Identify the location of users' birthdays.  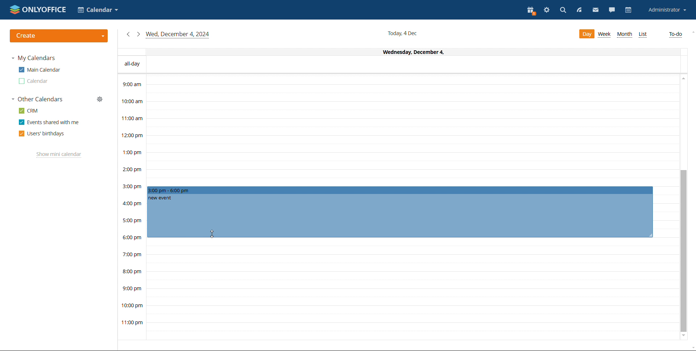
(42, 134).